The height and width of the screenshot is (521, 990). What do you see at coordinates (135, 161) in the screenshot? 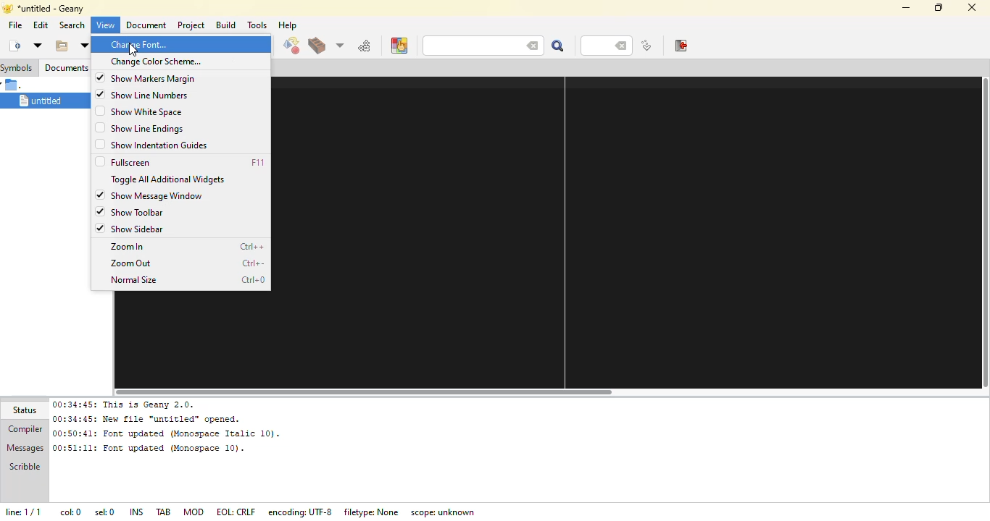
I see `fullscreen` at bounding box center [135, 161].